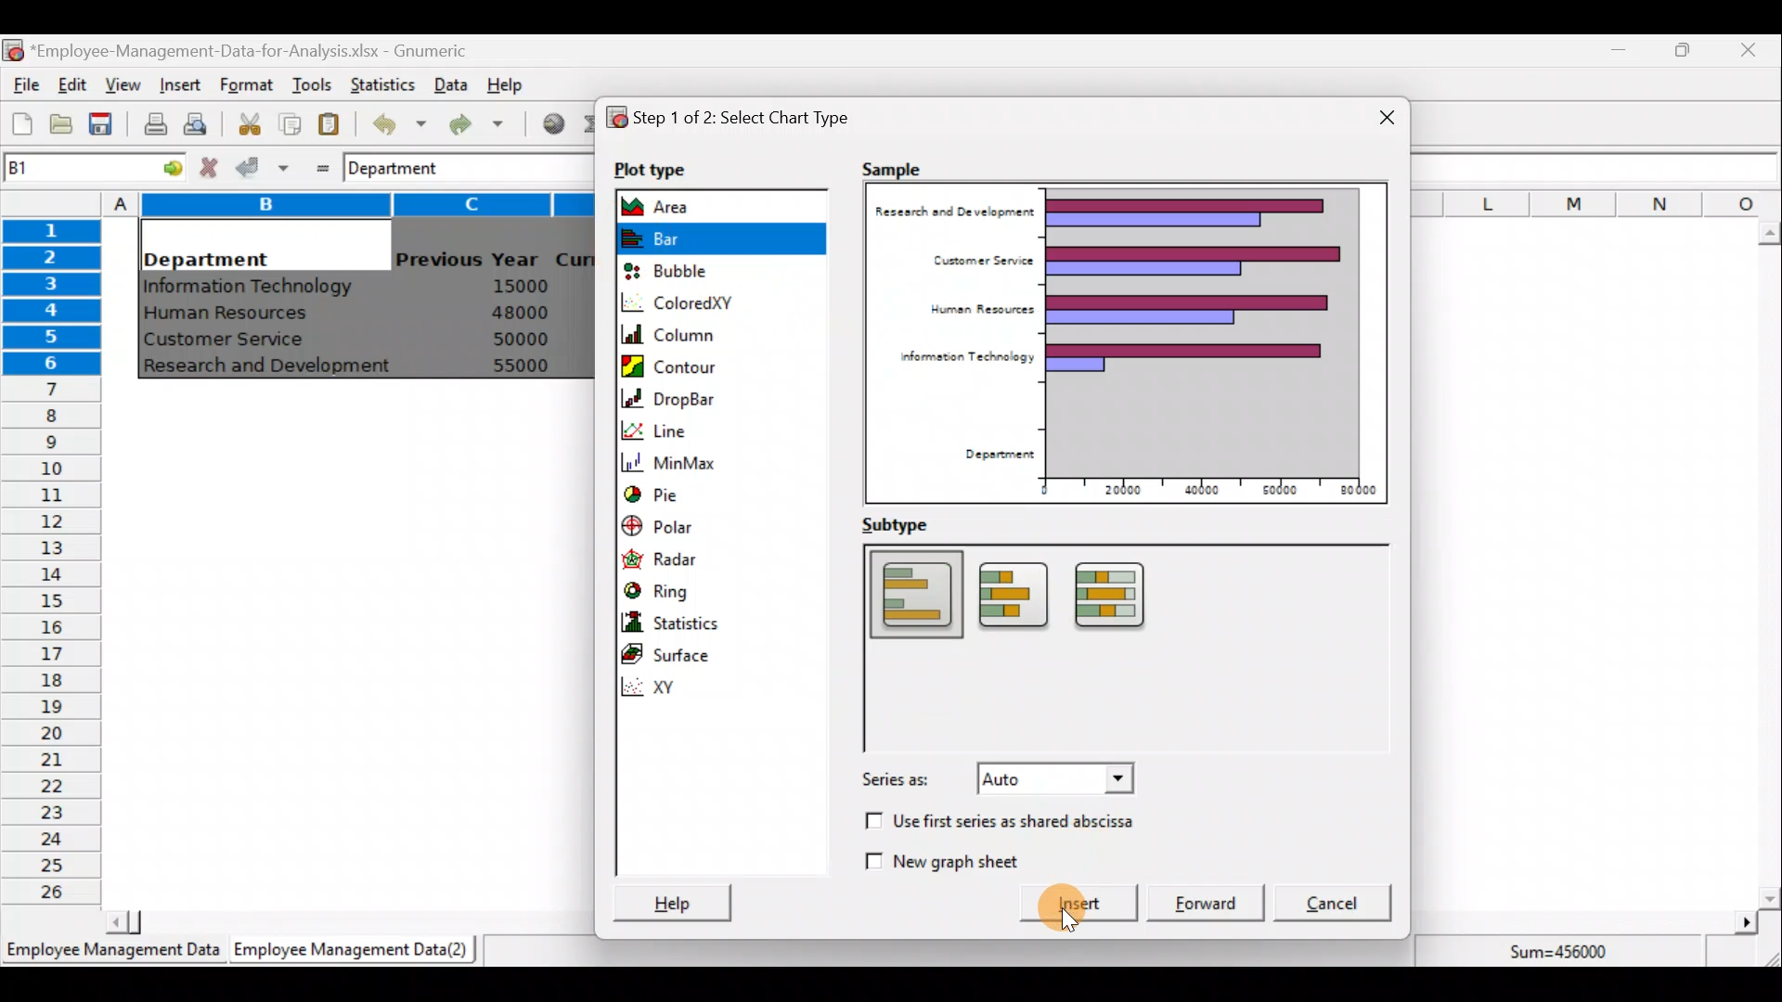 The image size is (1782, 1002). What do you see at coordinates (472, 124) in the screenshot?
I see `Redo undone action` at bounding box center [472, 124].